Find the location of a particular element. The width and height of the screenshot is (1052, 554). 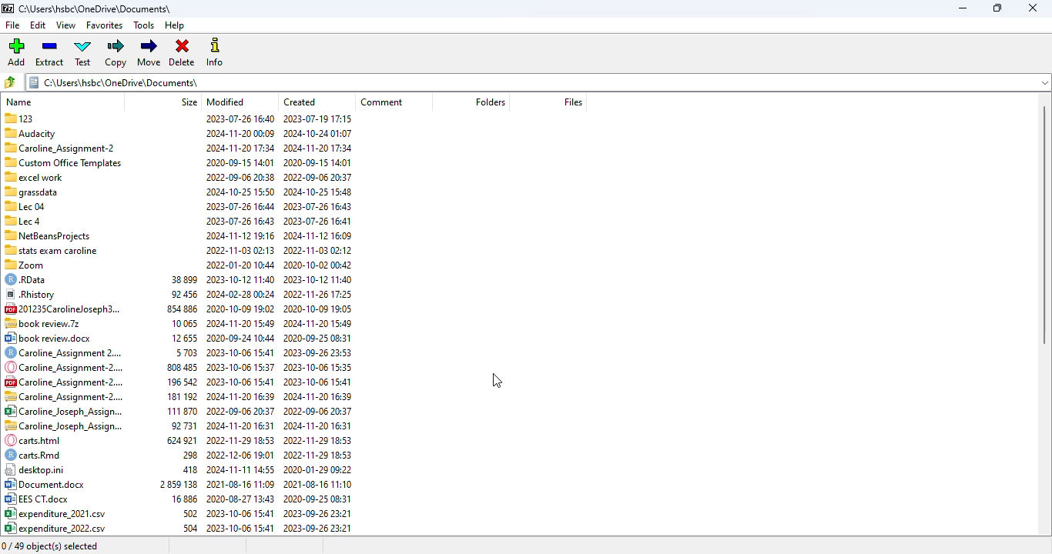

[4 201235Carolineloseph3. is located at coordinates (64, 308).